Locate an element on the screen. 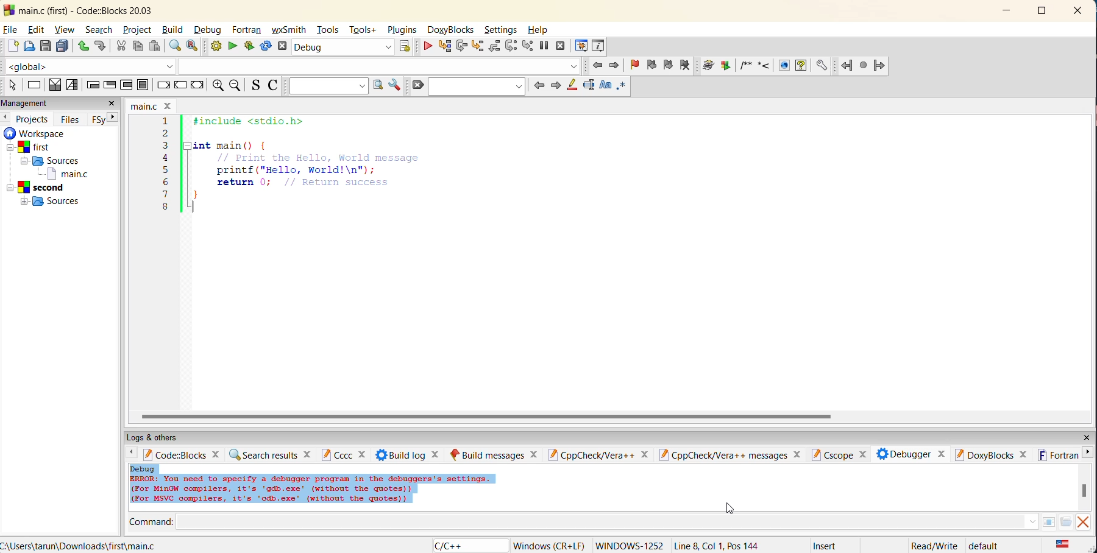  build log is located at coordinates (410, 454).